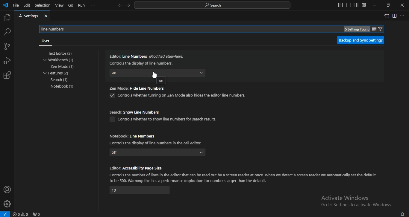 This screenshot has width=409, height=217. I want to click on explorer, so click(7, 18).